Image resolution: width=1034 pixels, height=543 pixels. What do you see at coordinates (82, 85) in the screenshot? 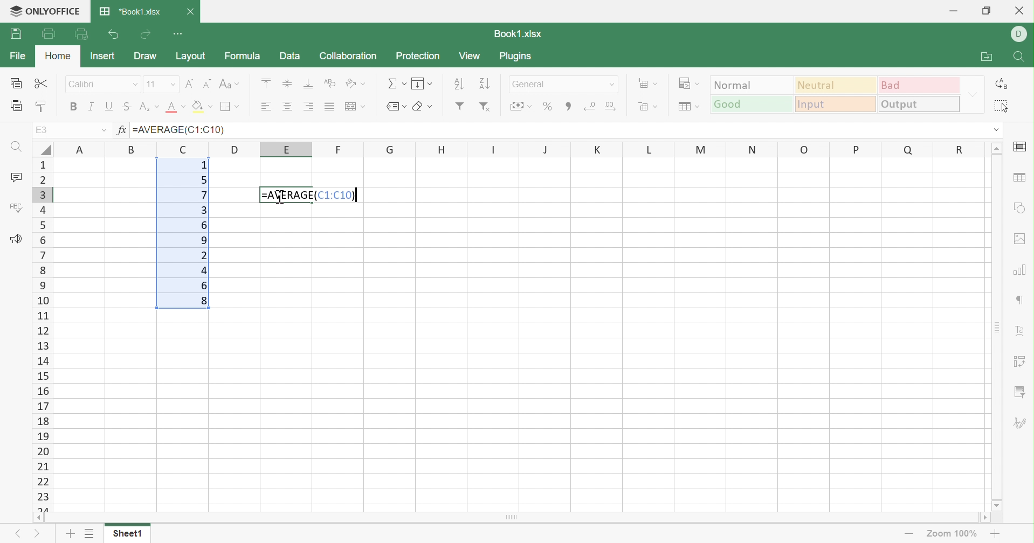
I see `Calibri` at bounding box center [82, 85].